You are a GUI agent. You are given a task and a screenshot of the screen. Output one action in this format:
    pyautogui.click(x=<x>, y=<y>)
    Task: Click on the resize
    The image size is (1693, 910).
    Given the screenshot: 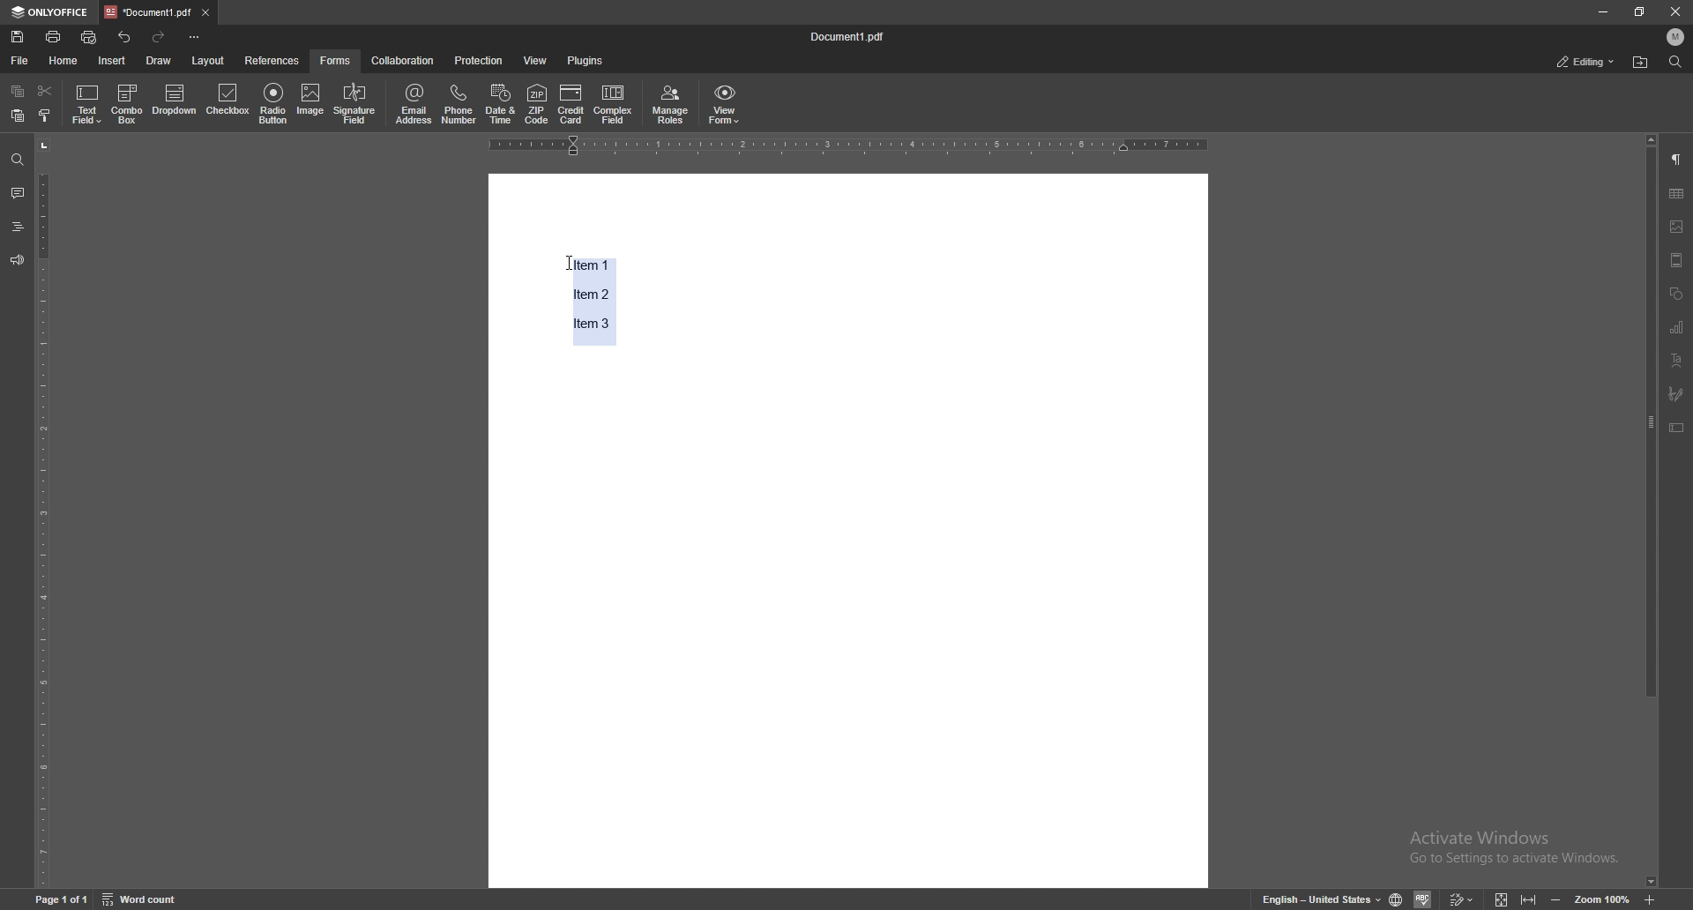 What is the action you would take?
    pyautogui.click(x=1639, y=11)
    